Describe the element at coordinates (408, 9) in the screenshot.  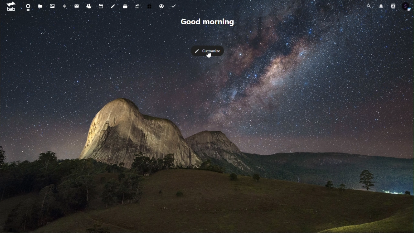
I see `profile` at that location.